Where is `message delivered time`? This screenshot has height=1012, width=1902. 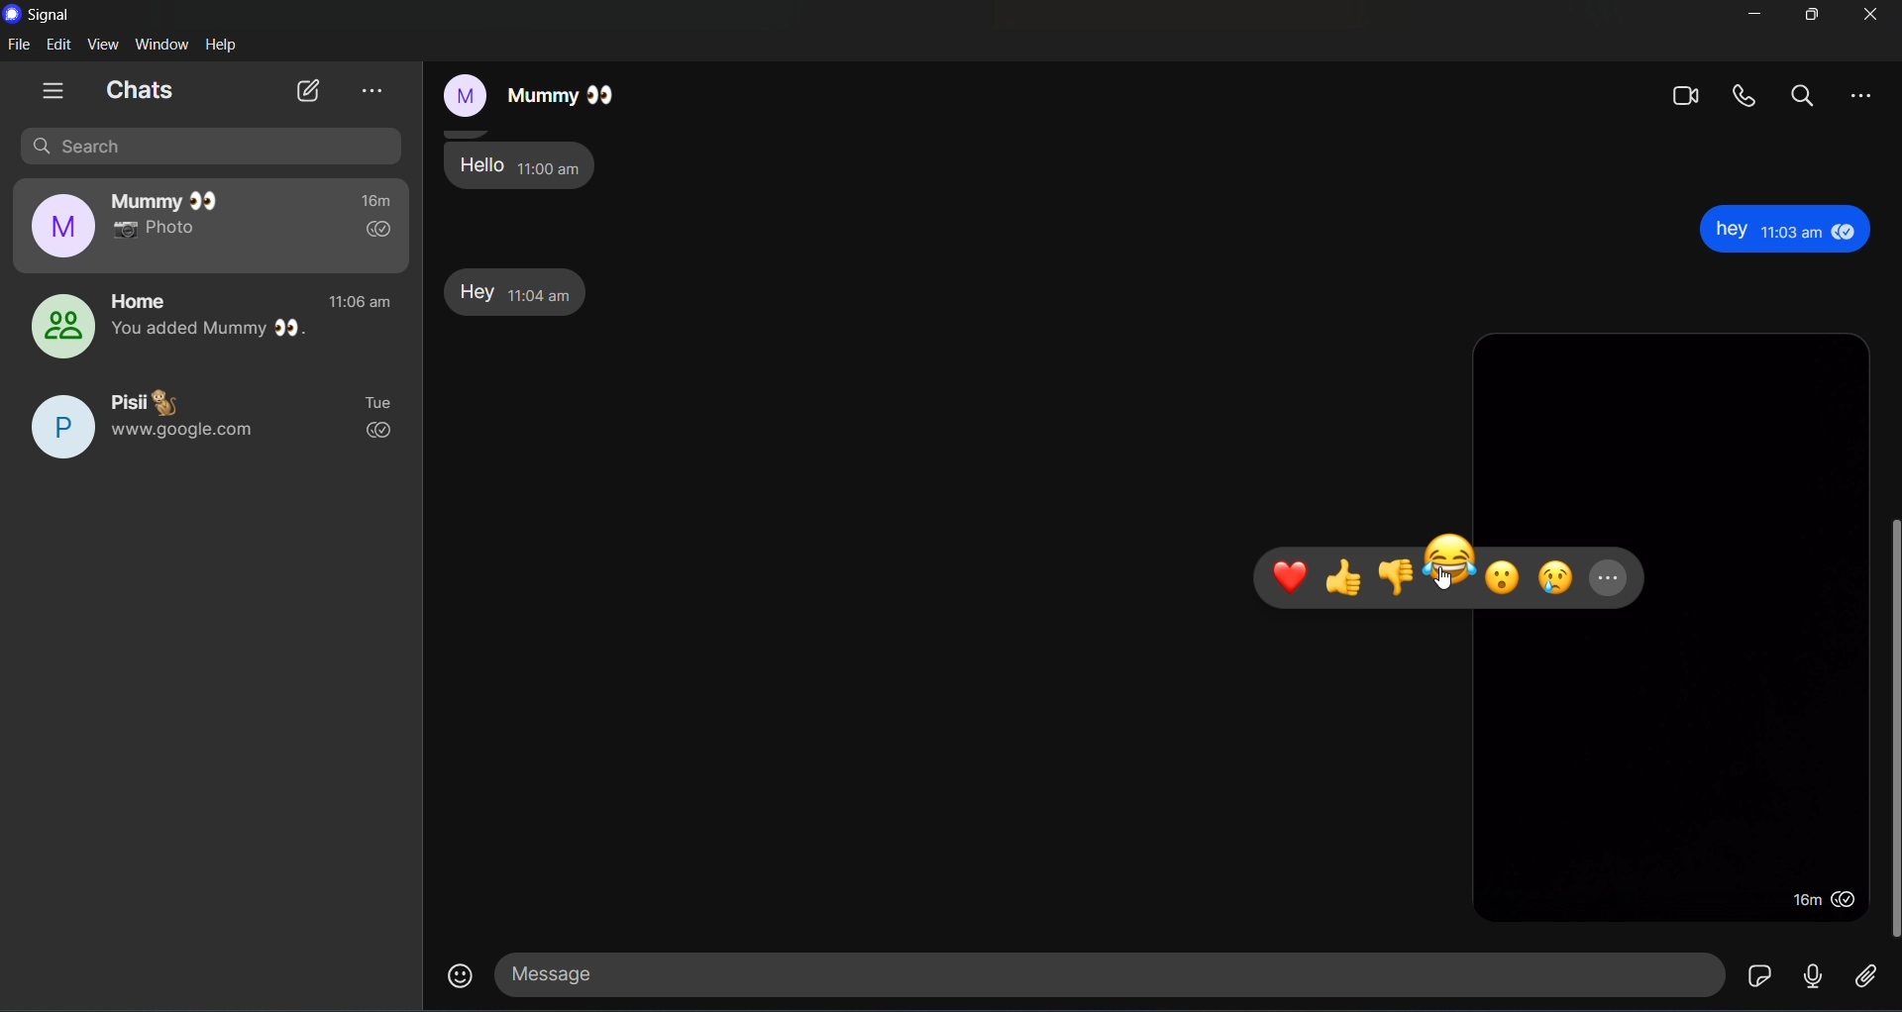
message delivered time is located at coordinates (1822, 901).